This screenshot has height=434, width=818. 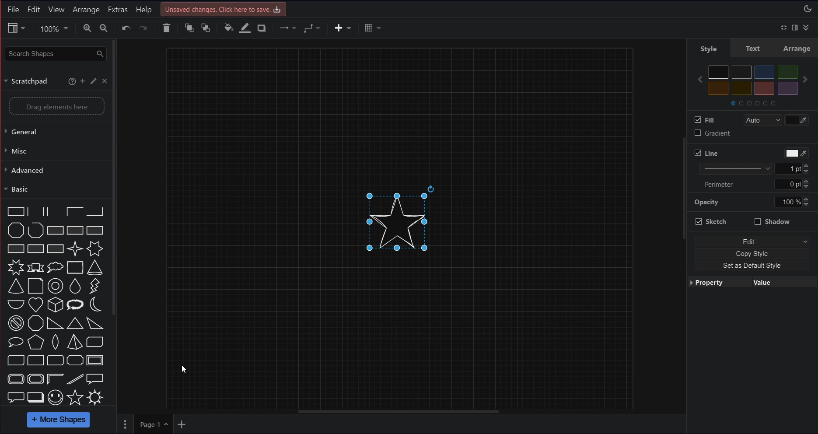 What do you see at coordinates (808, 9) in the screenshot?
I see `Night Mode` at bounding box center [808, 9].